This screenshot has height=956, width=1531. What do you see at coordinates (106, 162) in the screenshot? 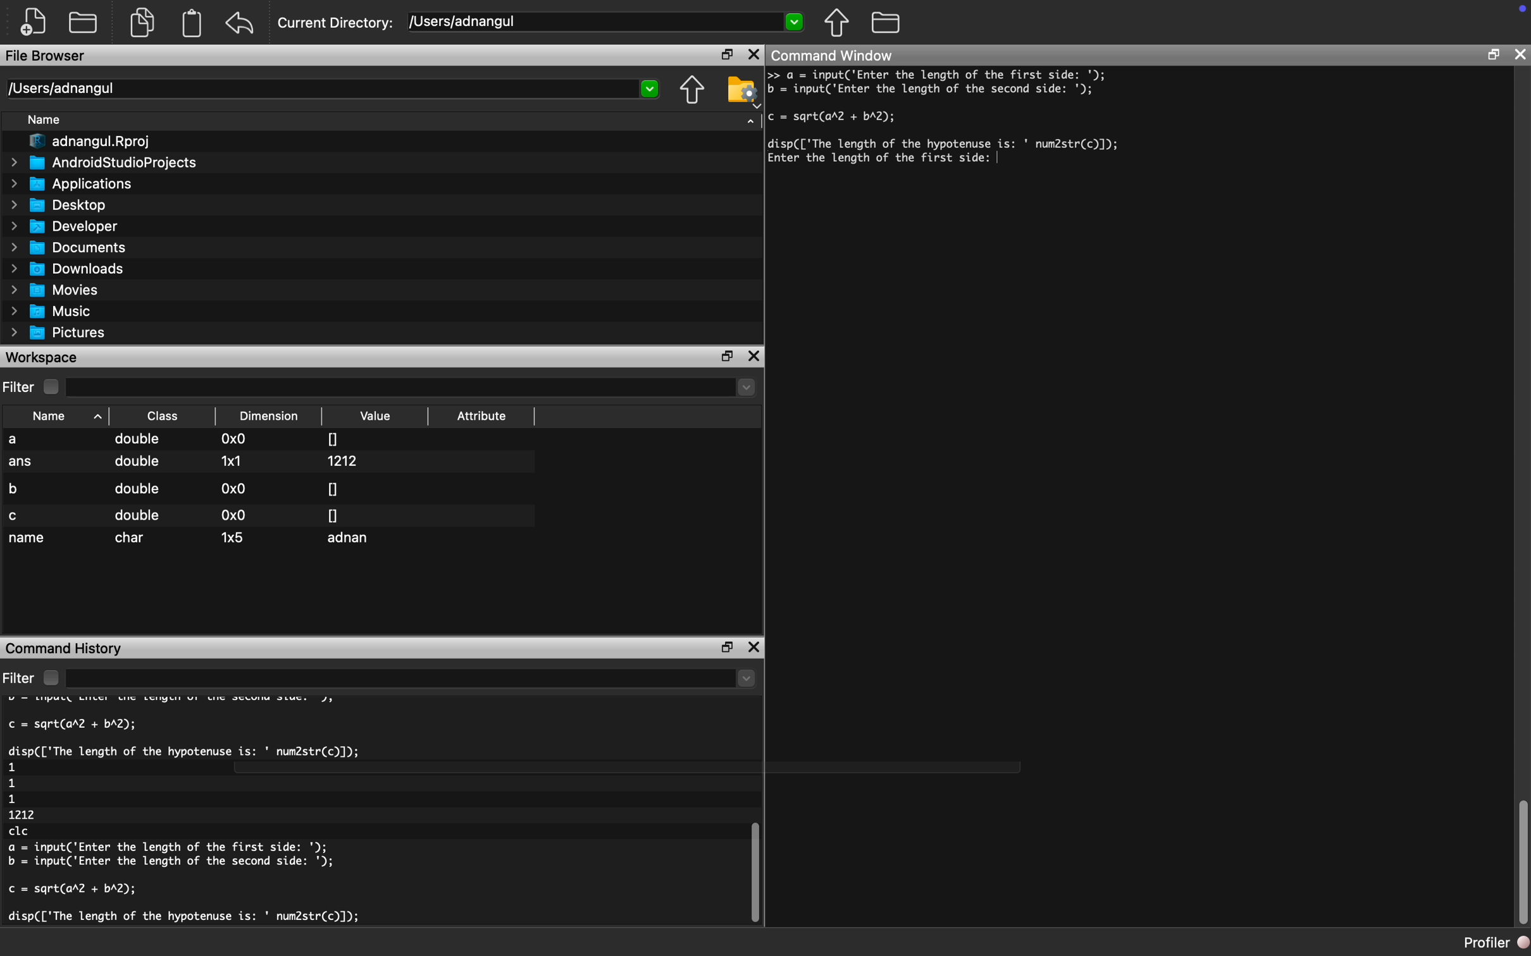
I see `AndroidStudioProjects` at bounding box center [106, 162].